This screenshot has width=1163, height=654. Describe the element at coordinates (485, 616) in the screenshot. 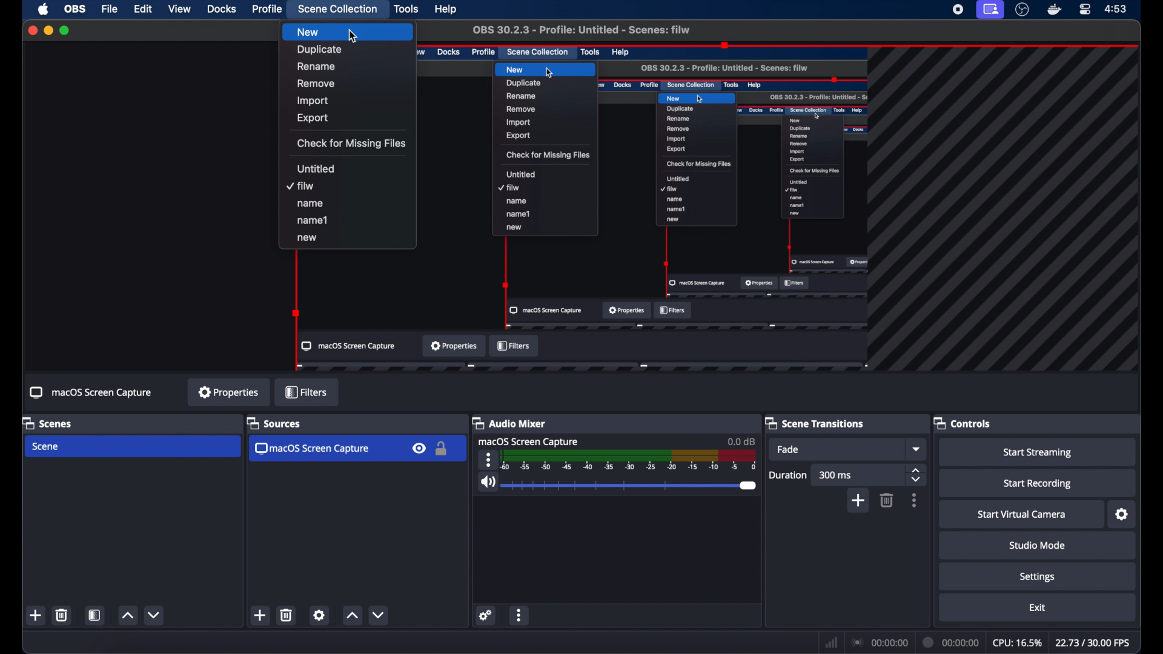

I see `settings` at that location.